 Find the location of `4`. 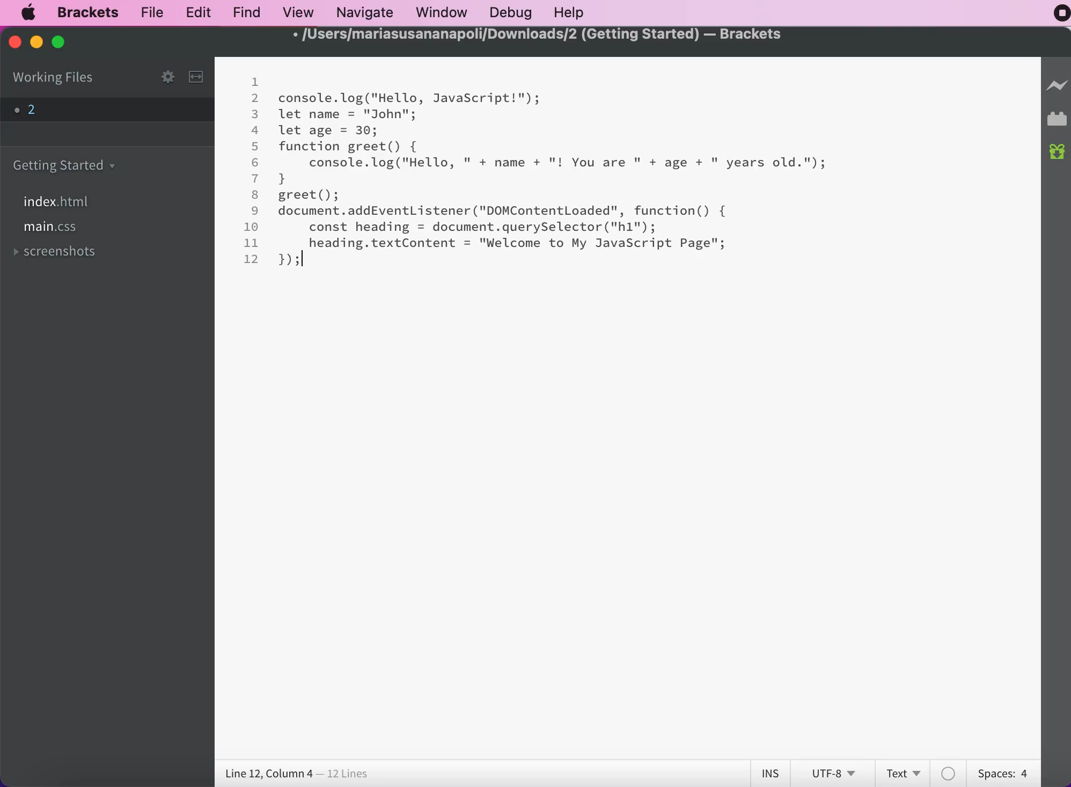

4 is located at coordinates (255, 130).